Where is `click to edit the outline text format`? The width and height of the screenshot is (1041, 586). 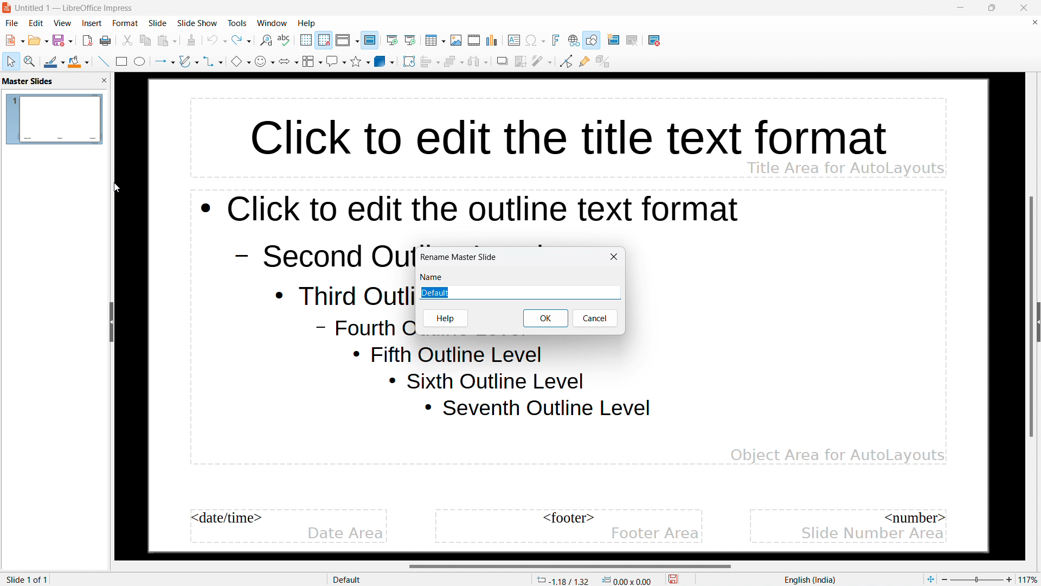 click to edit the outline text format is located at coordinates (474, 212).